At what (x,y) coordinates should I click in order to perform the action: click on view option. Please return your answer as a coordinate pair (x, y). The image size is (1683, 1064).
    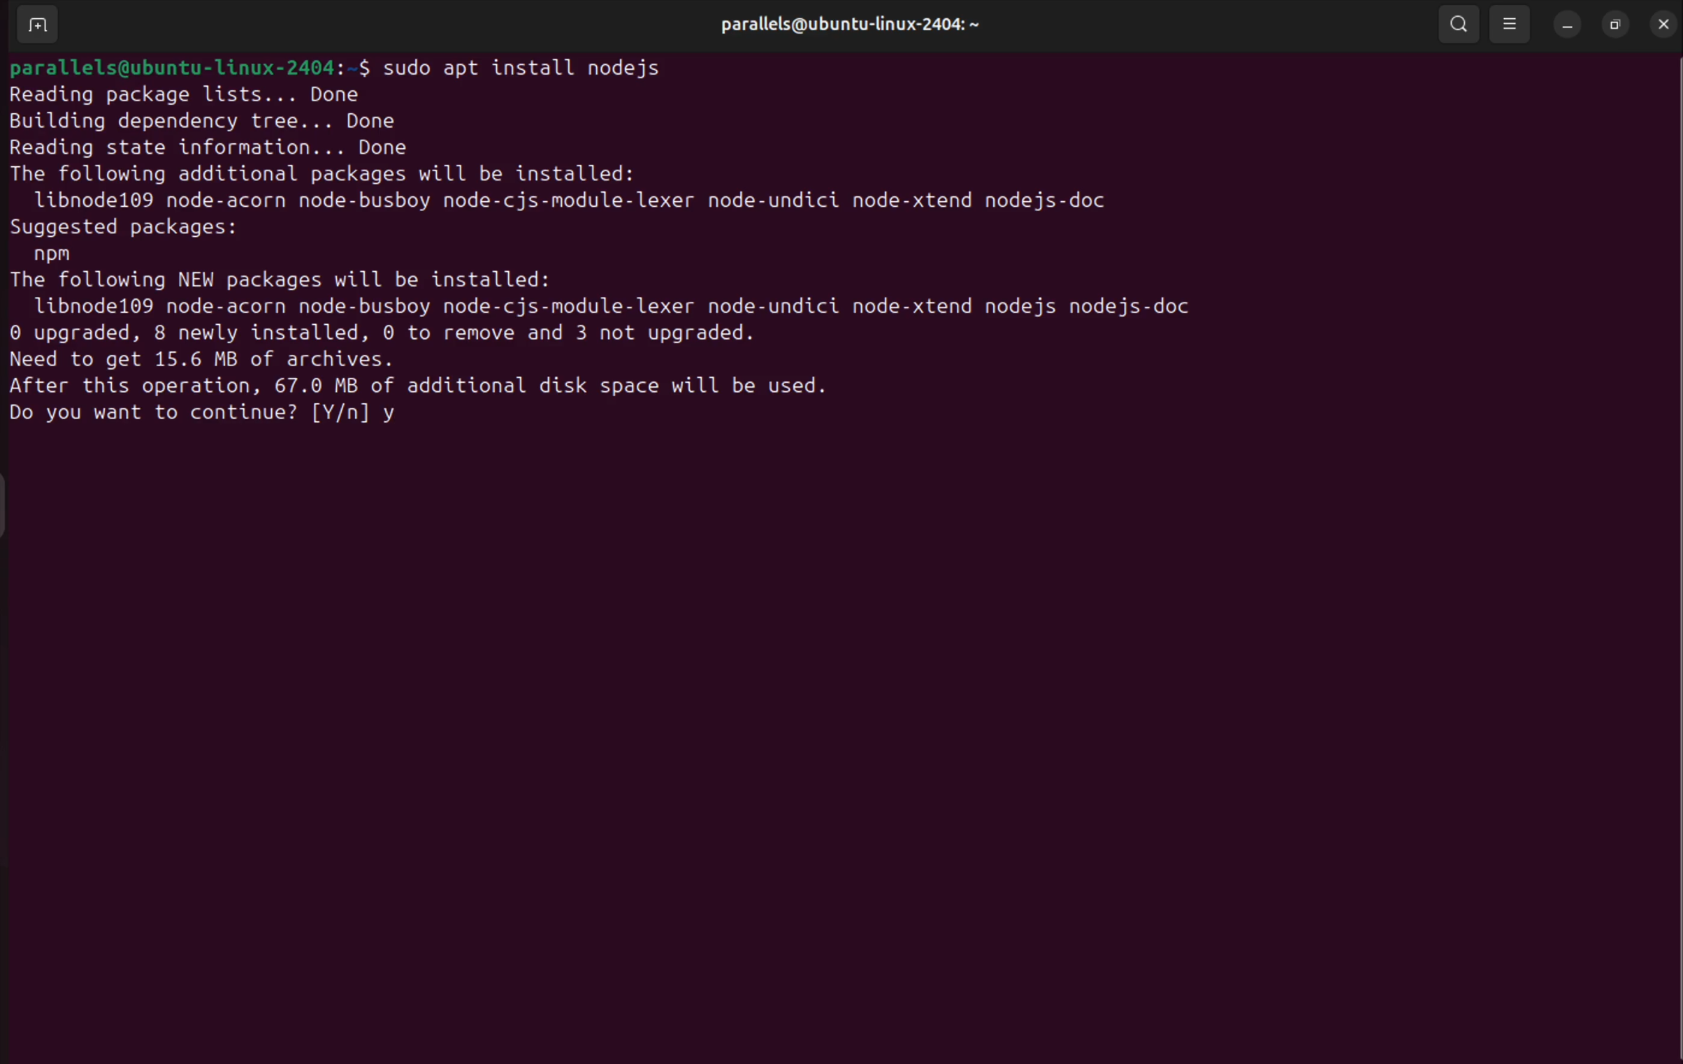
    Looking at the image, I should click on (1513, 23).